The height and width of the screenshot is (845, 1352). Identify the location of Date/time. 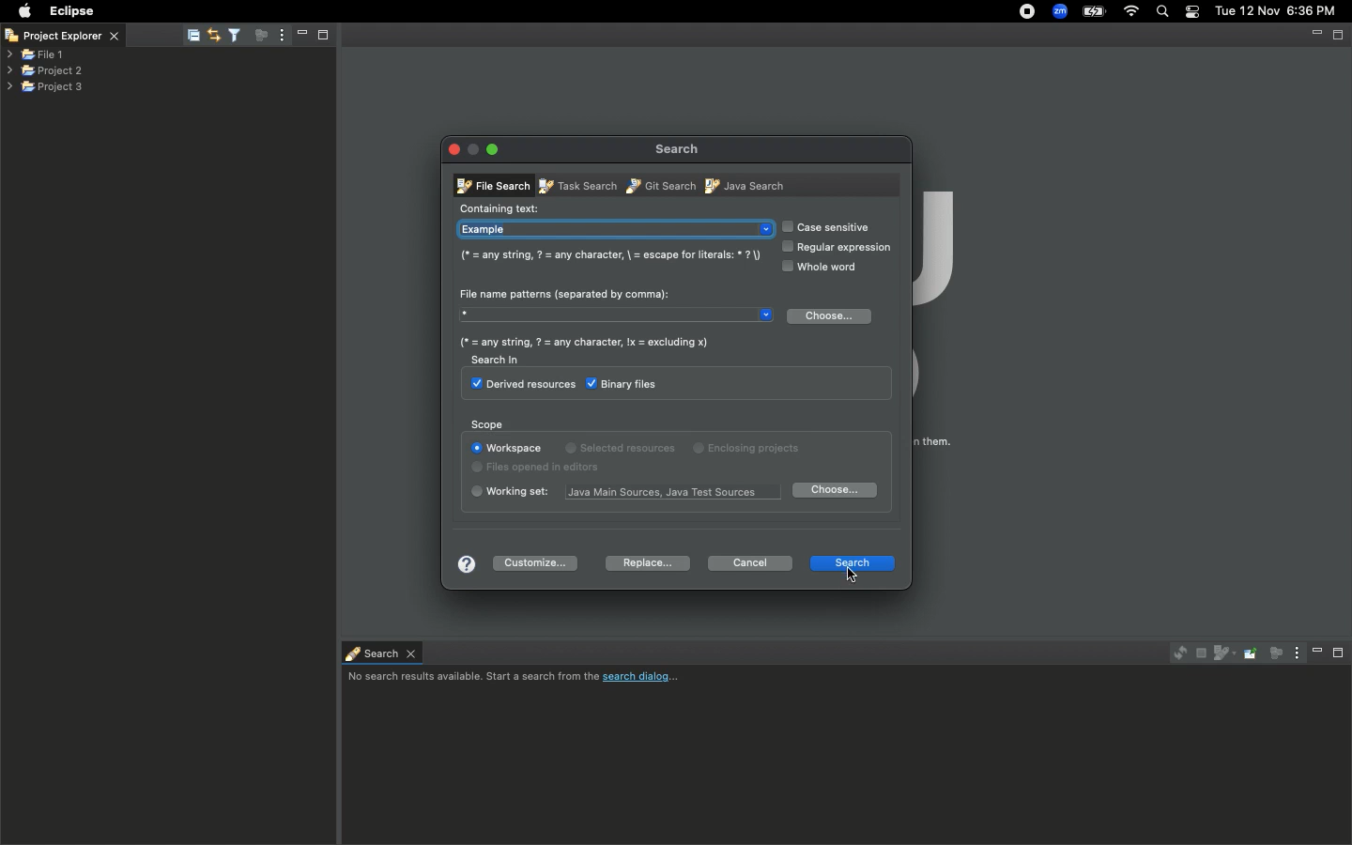
(1277, 10).